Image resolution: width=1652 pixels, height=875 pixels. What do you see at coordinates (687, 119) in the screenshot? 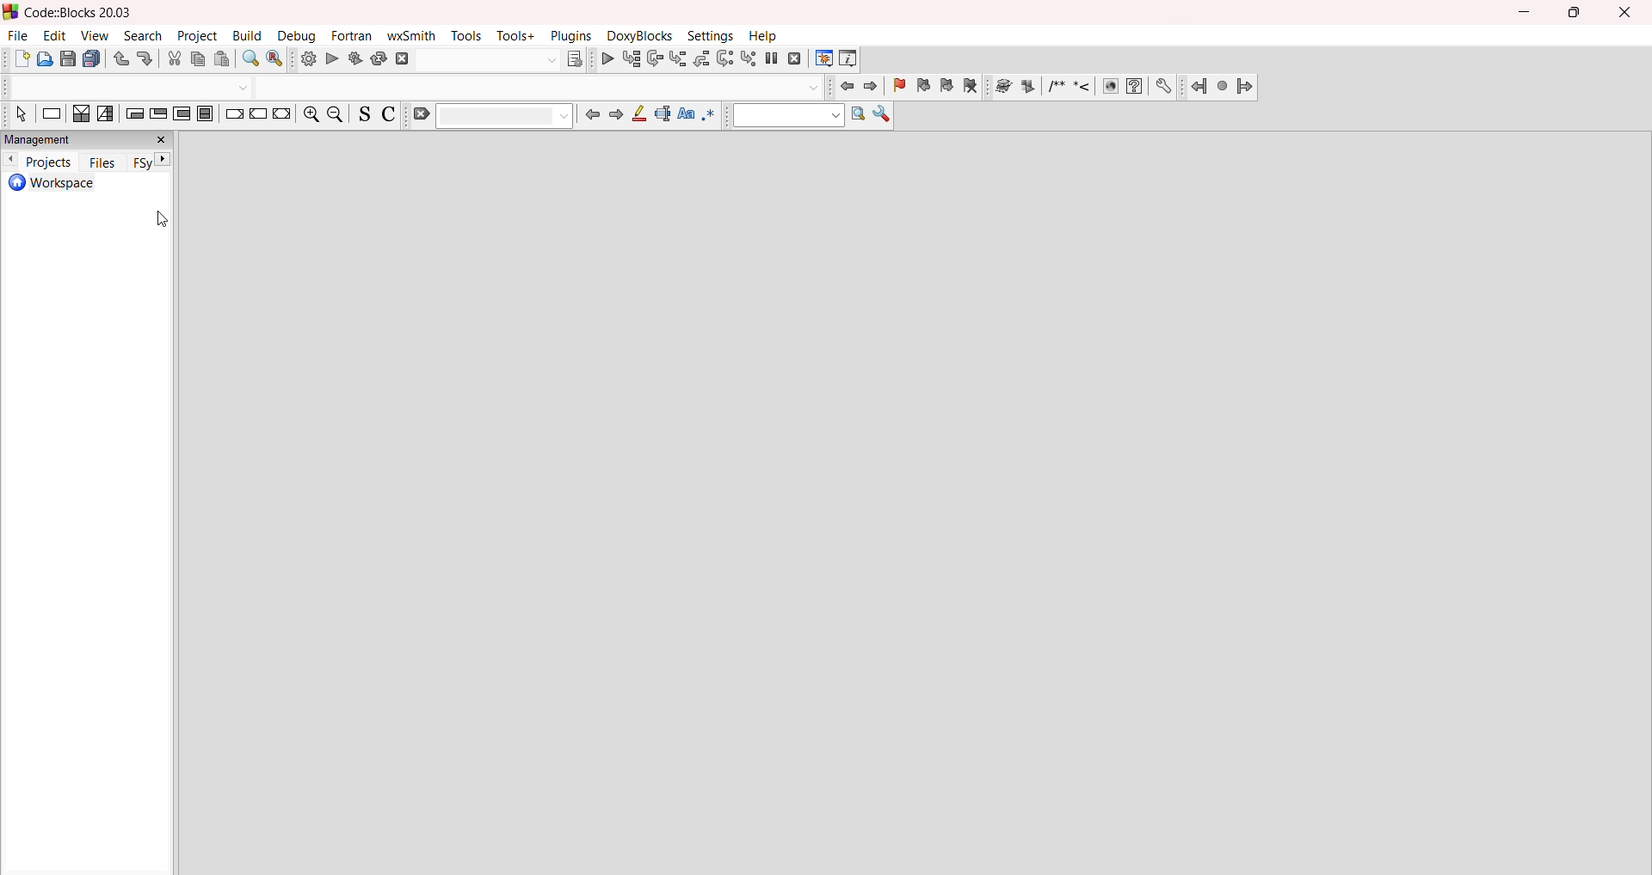
I see `match case` at bounding box center [687, 119].